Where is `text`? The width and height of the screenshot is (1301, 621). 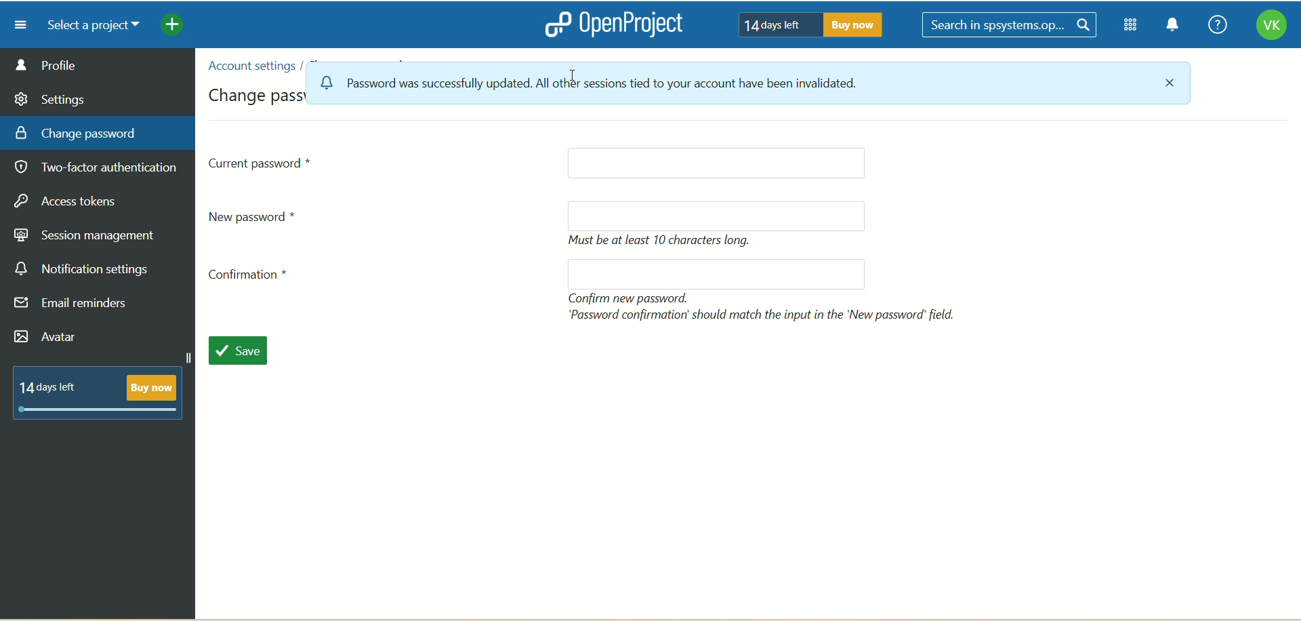
text is located at coordinates (806, 24).